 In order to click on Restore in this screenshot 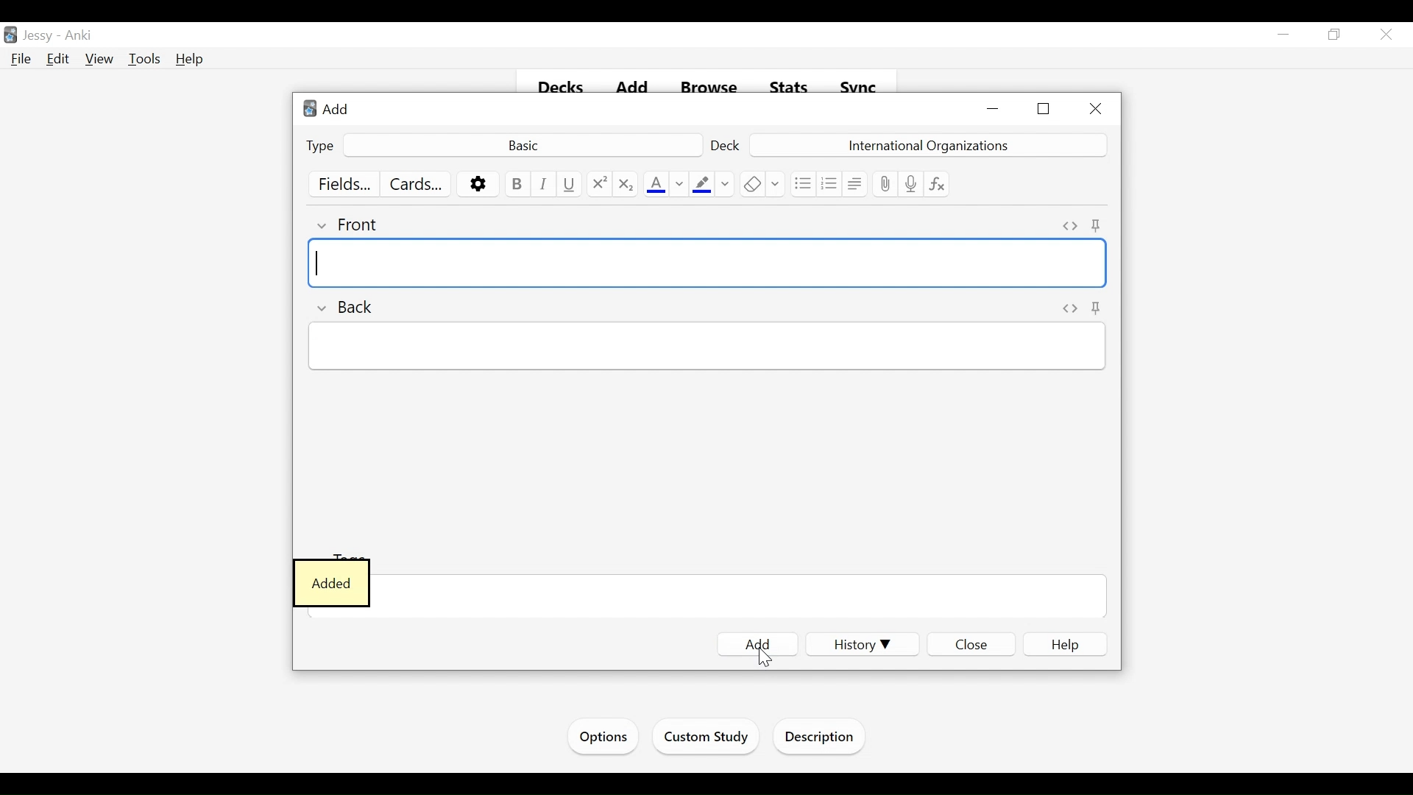, I will do `click(1045, 109)`.